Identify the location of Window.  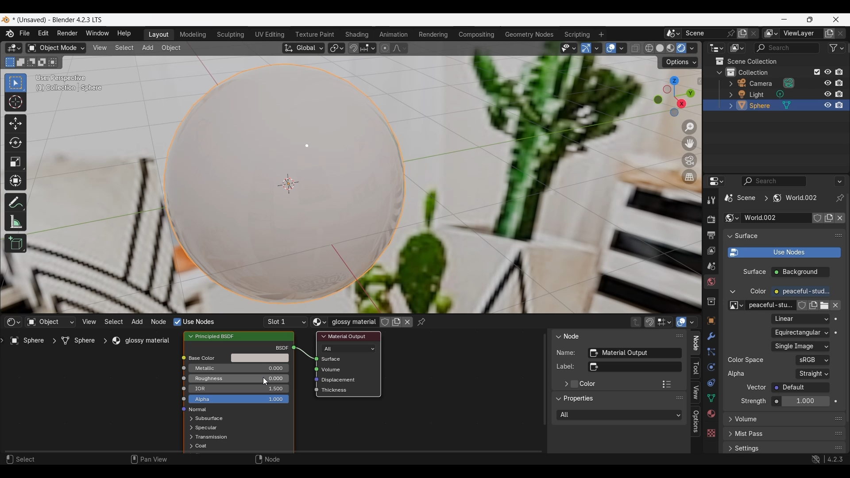
(97, 34).